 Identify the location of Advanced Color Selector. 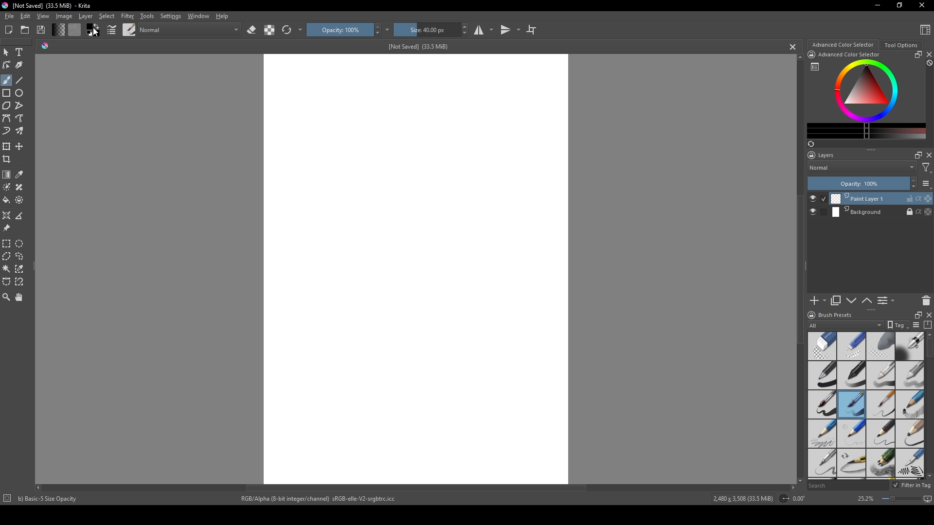
(849, 55).